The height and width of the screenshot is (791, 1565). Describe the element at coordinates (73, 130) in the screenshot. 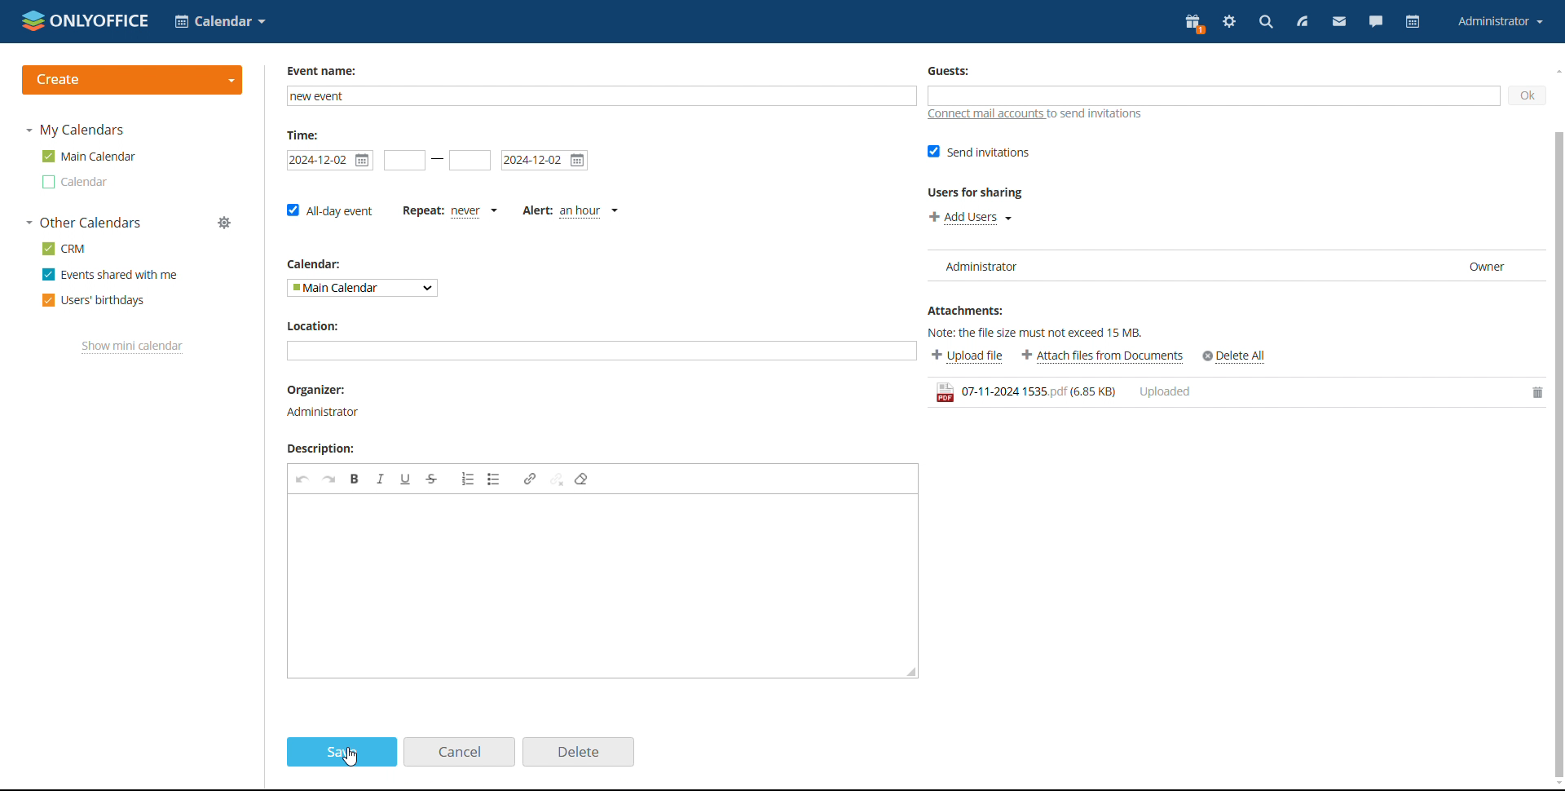

I see `my calendars` at that location.